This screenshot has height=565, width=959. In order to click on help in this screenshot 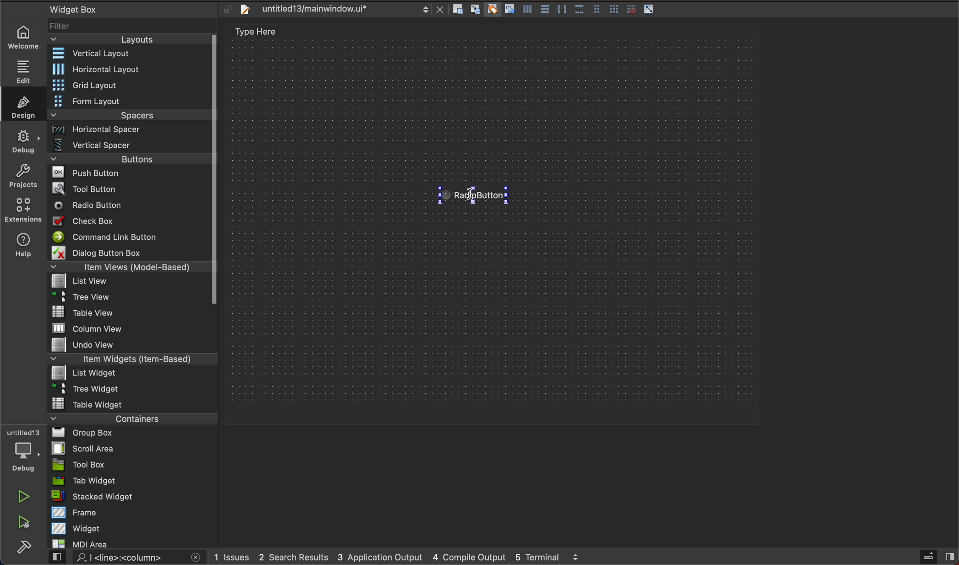, I will do `click(22, 247)`.